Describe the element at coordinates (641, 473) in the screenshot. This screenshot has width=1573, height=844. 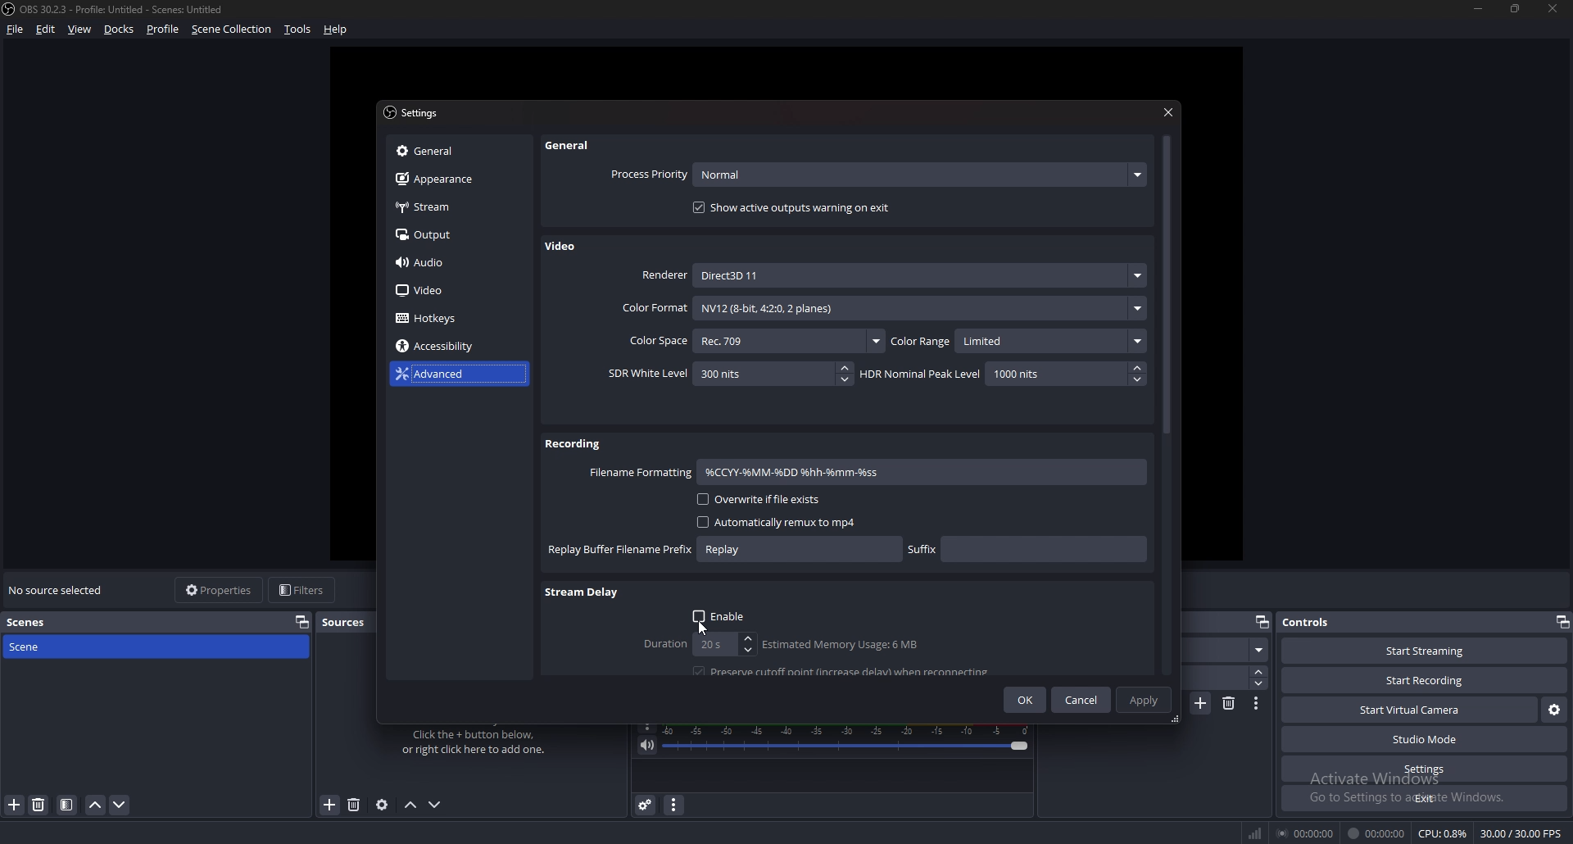
I see `Filename formatting` at that location.